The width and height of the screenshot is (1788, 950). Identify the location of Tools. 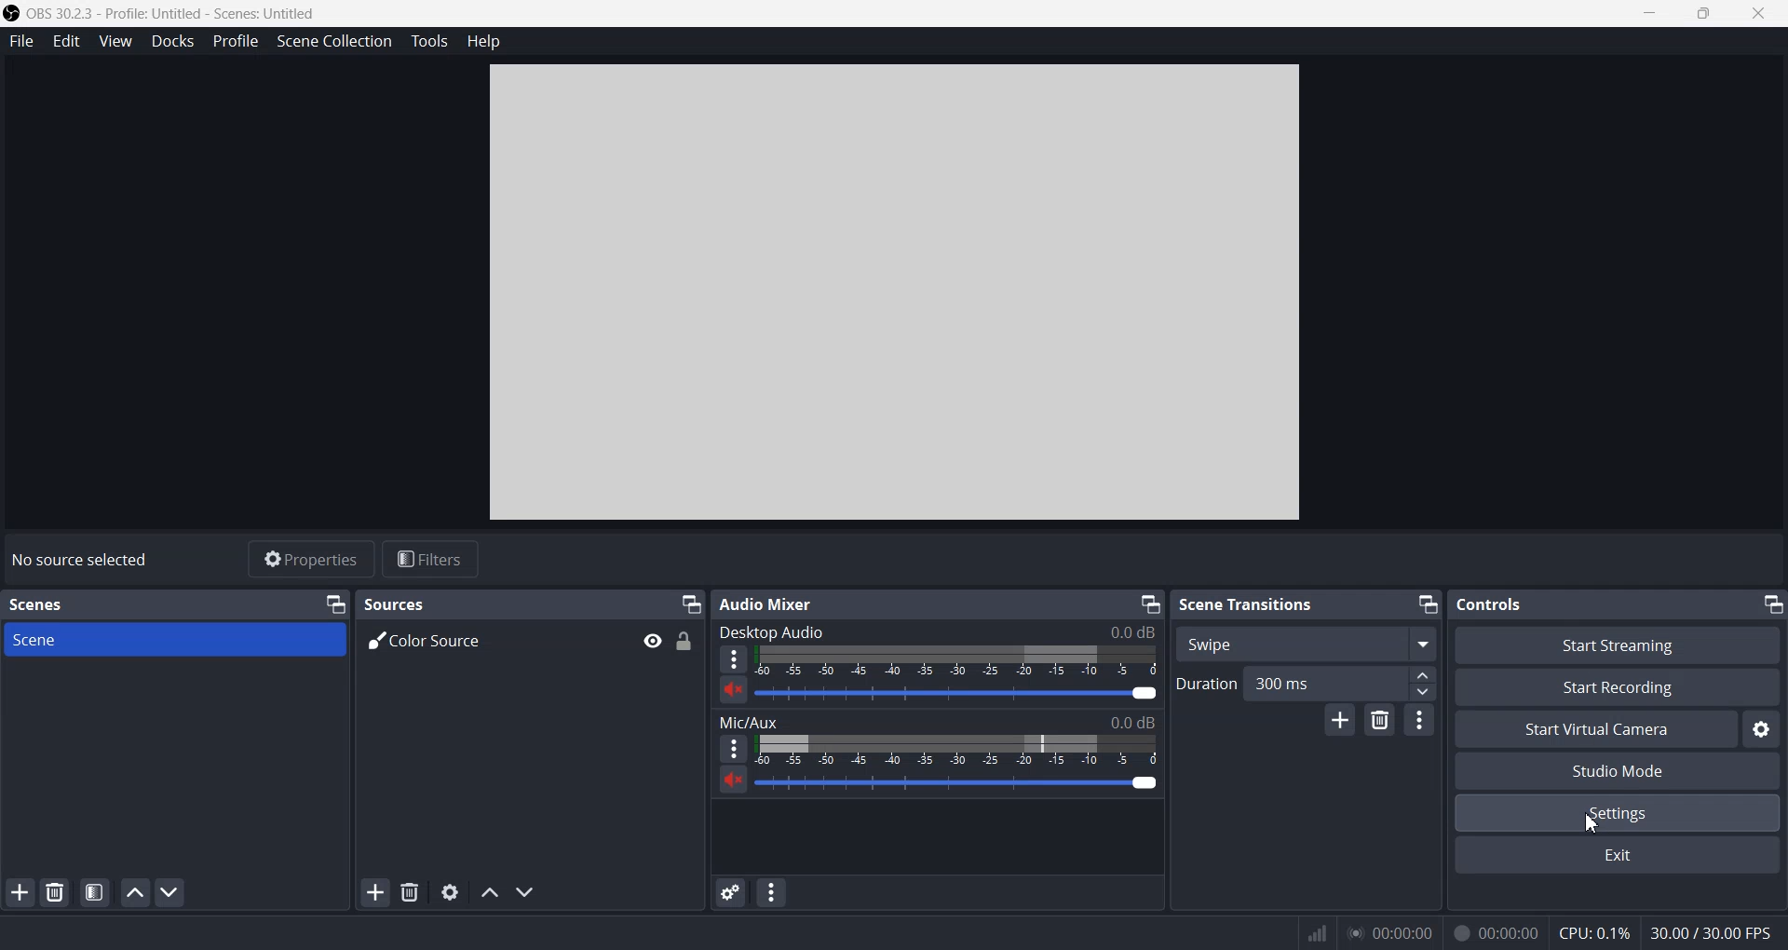
(429, 41).